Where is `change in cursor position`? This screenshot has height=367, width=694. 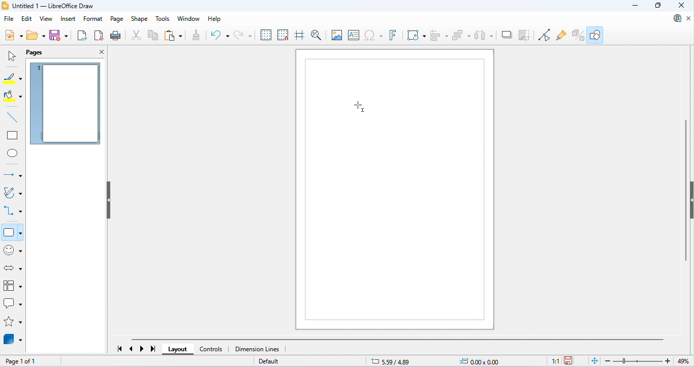
change in cursor position is located at coordinates (391, 361).